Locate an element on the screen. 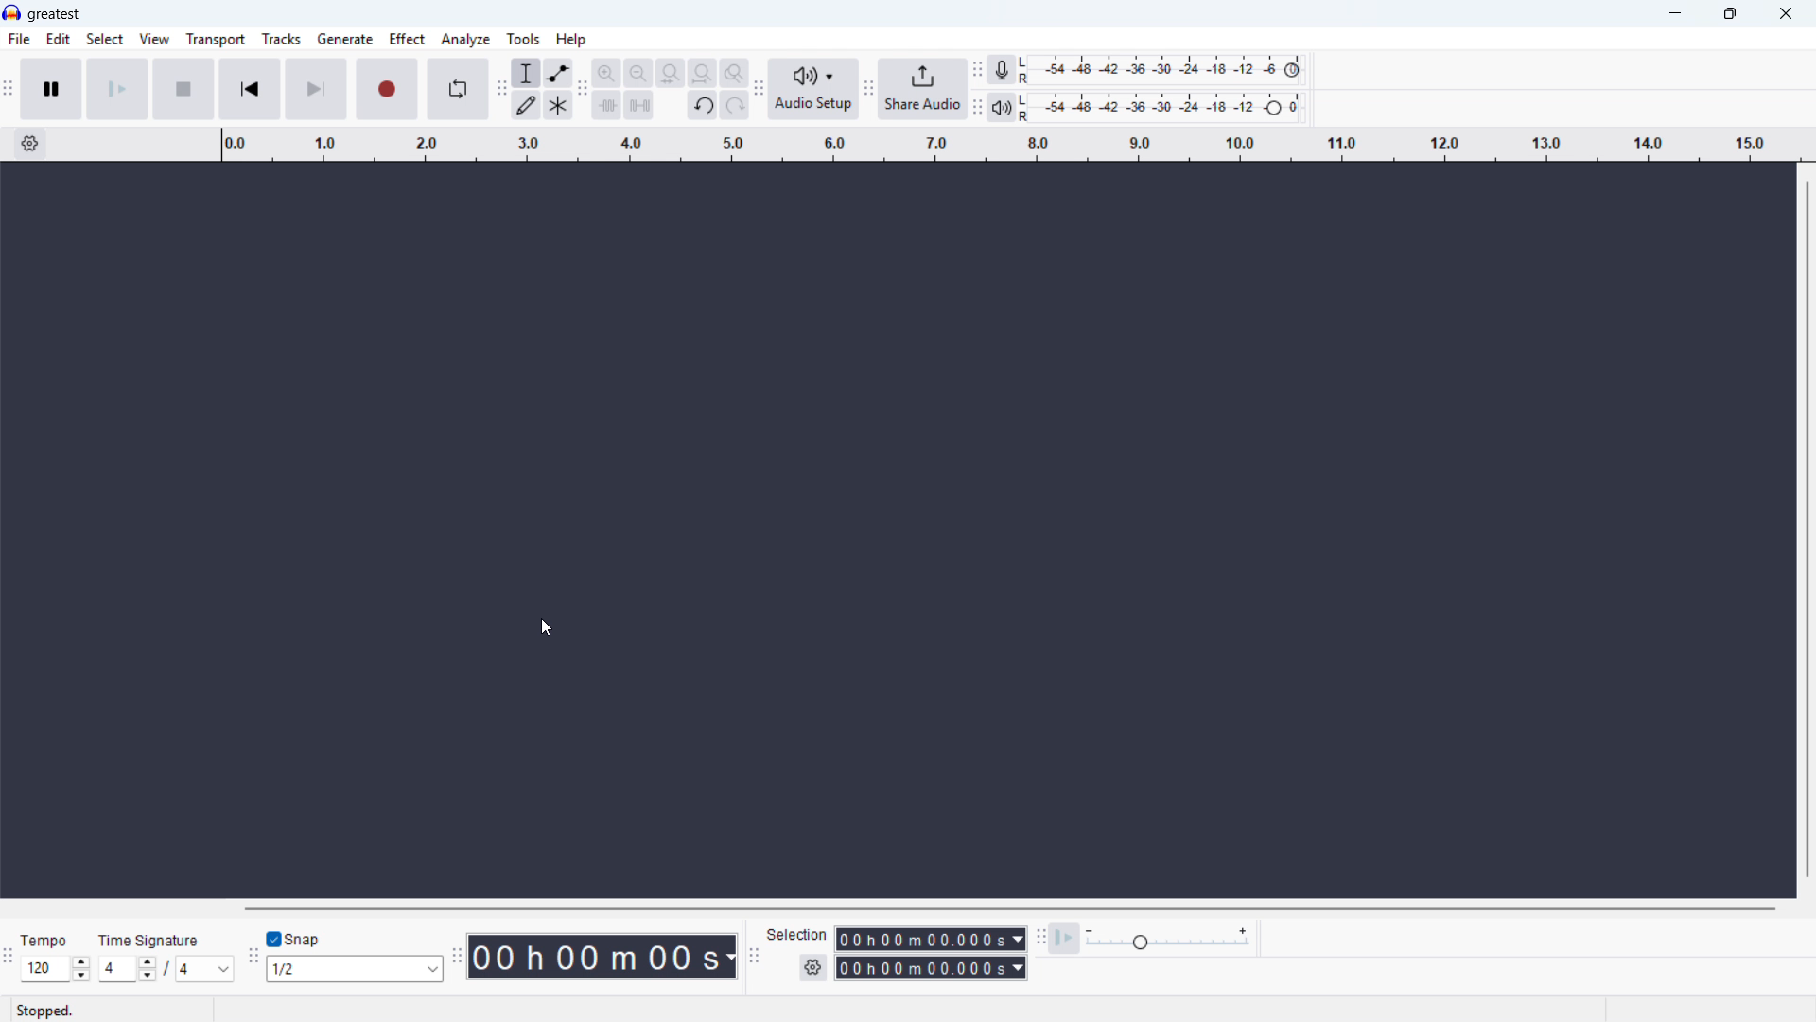 The image size is (1816, 1022). Silence audio selection  is located at coordinates (638, 105).